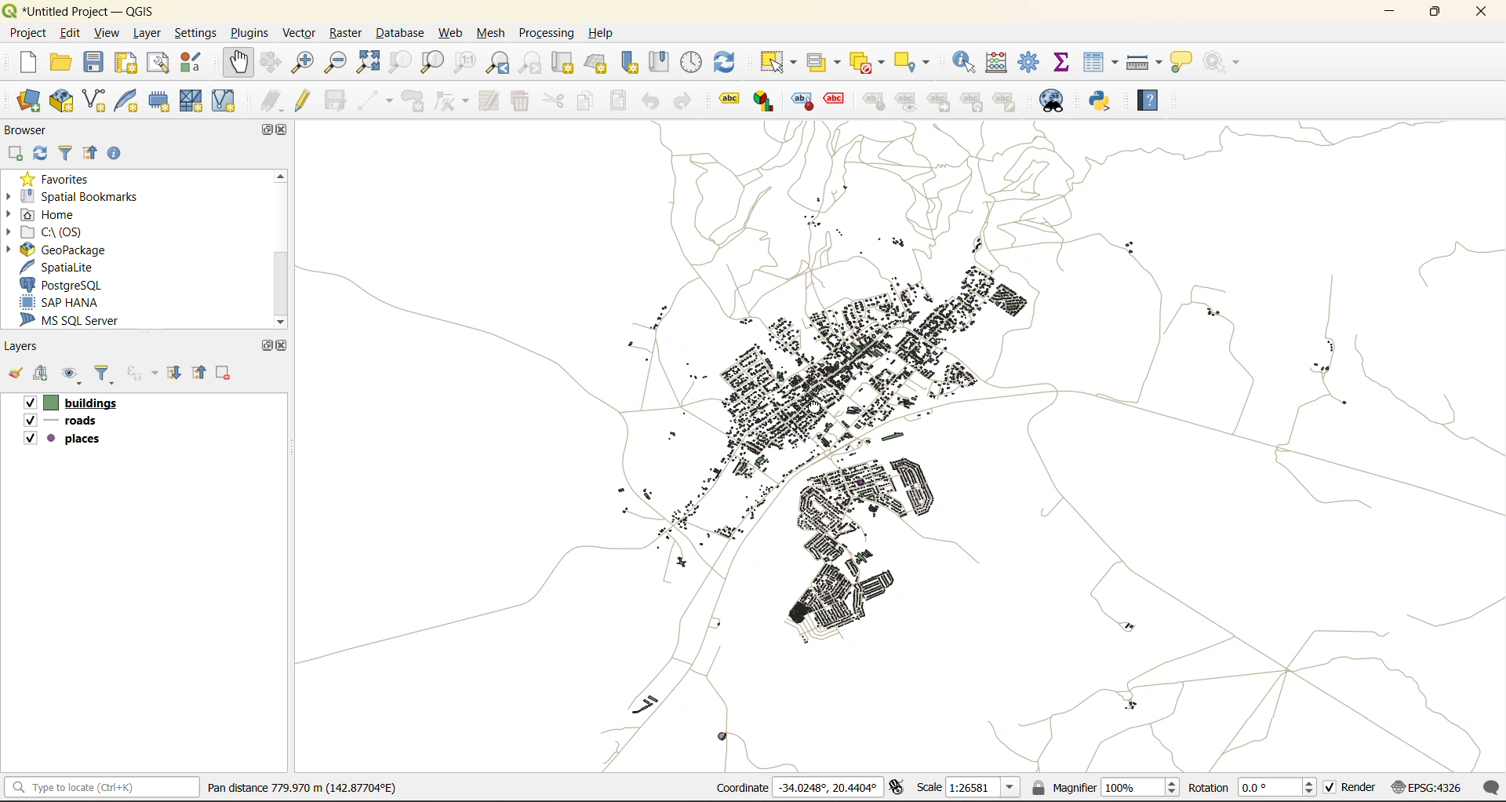 Image resolution: width=1506 pixels, height=802 pixels. Describe the element at coordinates (65, 423) in the screenshot. I see `roads` at that location.